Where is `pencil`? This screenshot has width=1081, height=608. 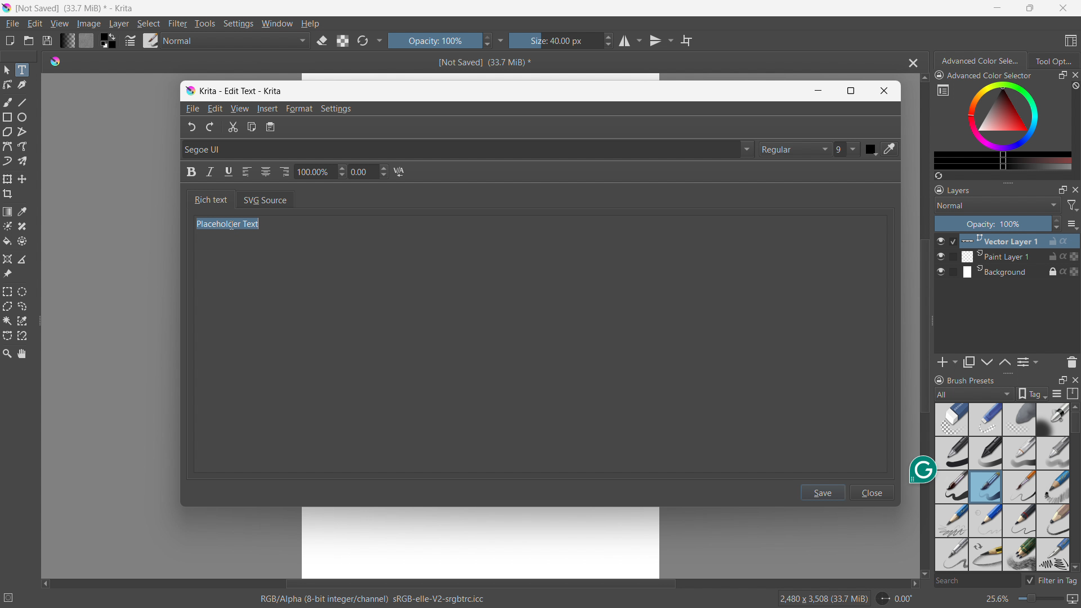
pencil is located at coordinates (951, 520).